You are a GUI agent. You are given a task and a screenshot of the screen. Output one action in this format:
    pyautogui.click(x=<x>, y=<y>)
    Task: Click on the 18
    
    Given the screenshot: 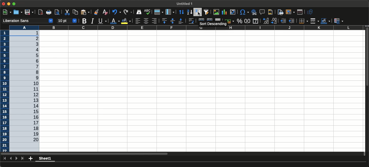 What is the action you would take?
    pyautogui.click(x=32, y=128)
    